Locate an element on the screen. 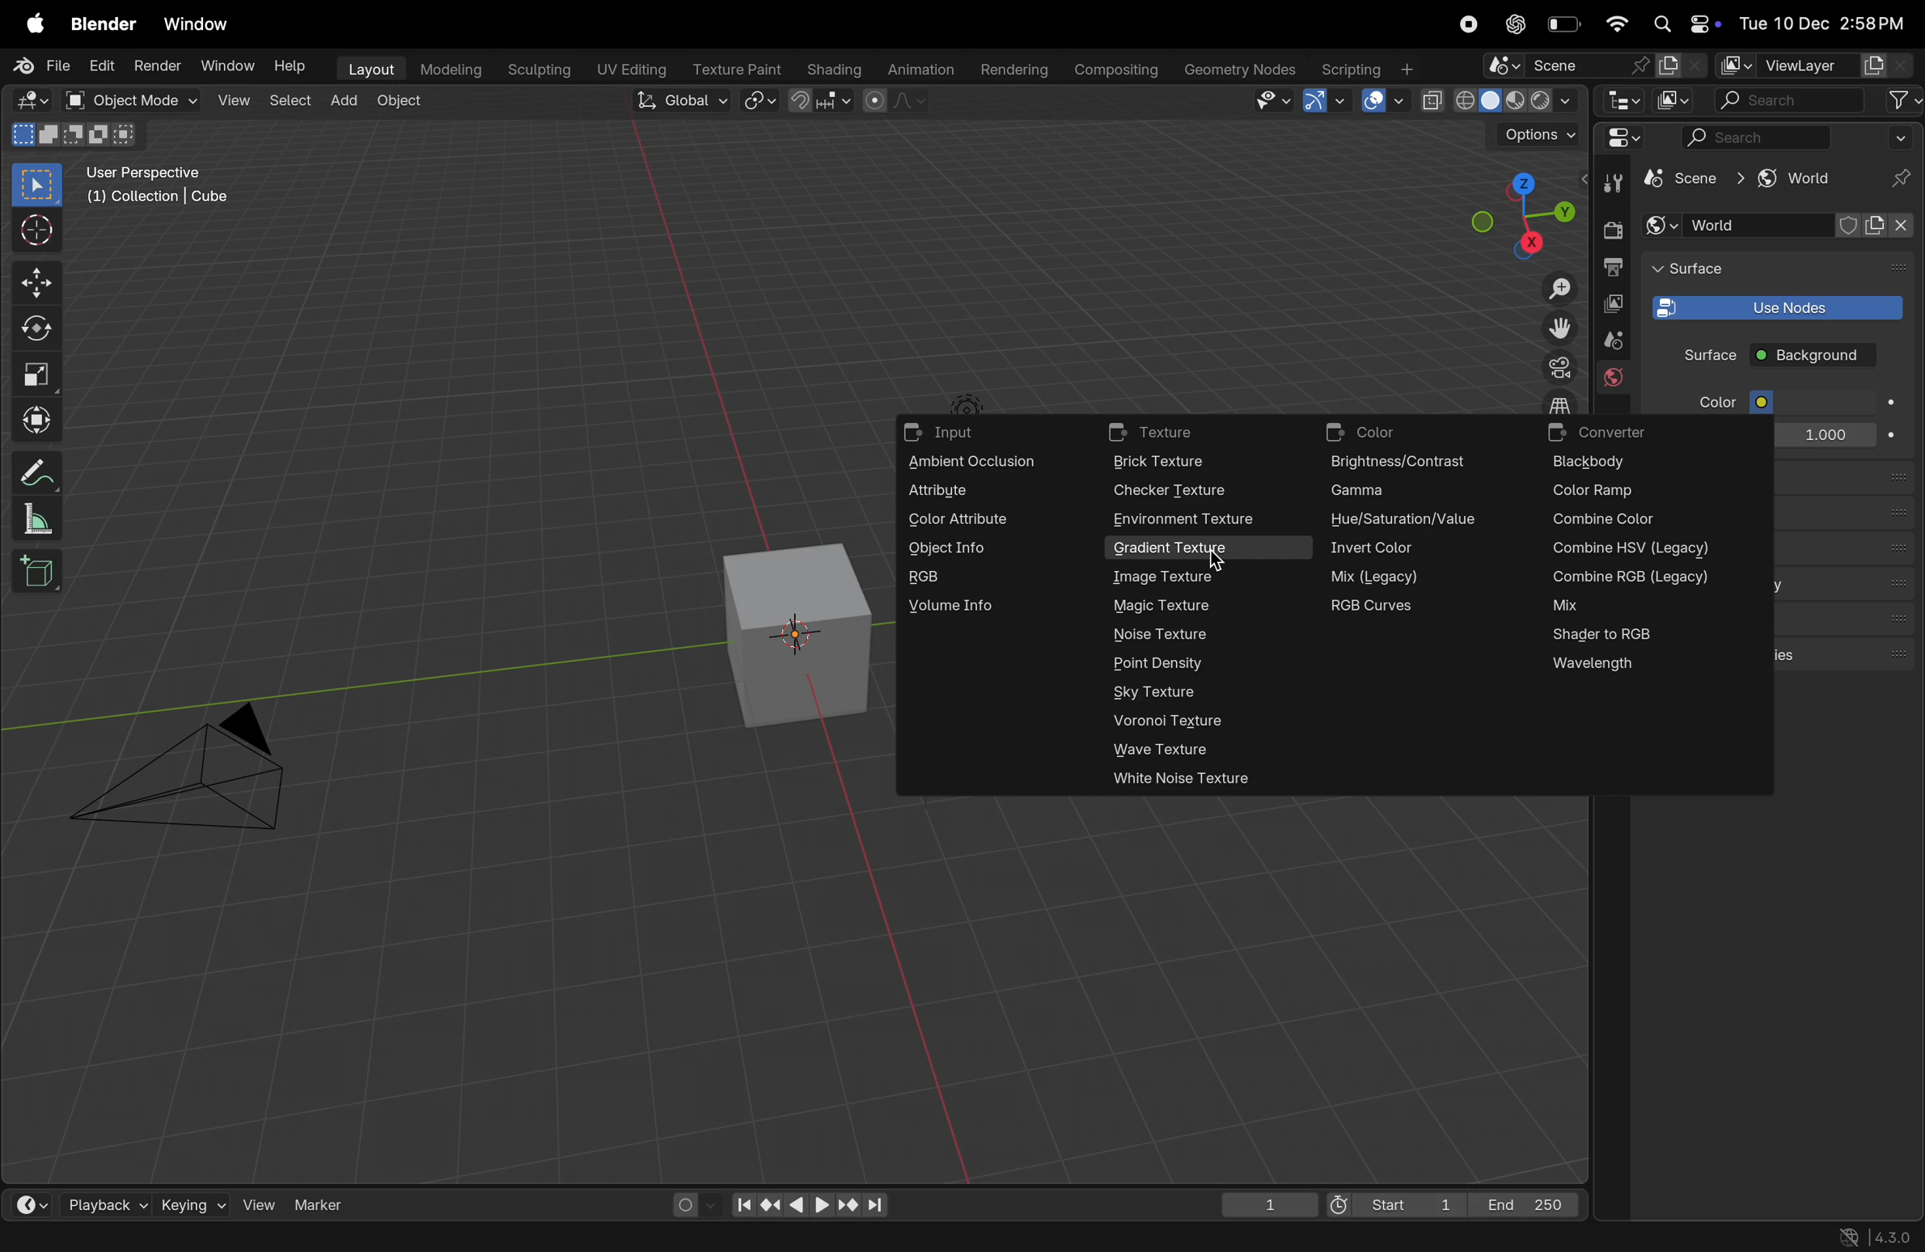  Filter is located at coordinates (1902, 137).